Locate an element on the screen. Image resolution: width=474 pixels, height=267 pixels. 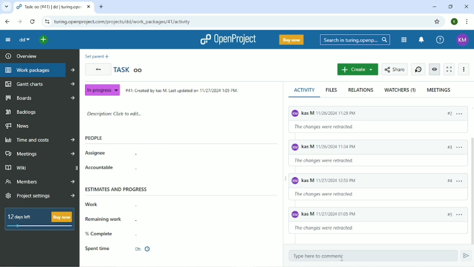
Back is located at coordinates (98, 70).